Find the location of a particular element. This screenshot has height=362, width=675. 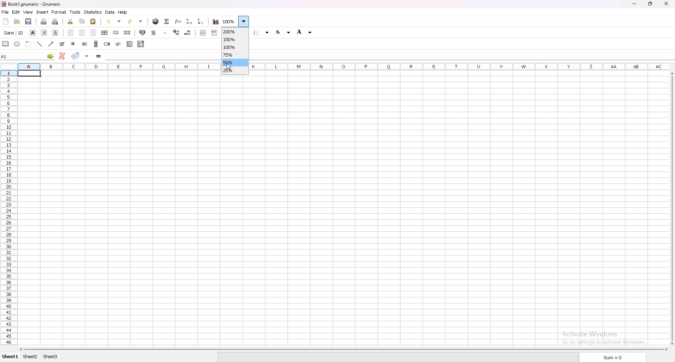

left align is located at coordinates (71, 33).